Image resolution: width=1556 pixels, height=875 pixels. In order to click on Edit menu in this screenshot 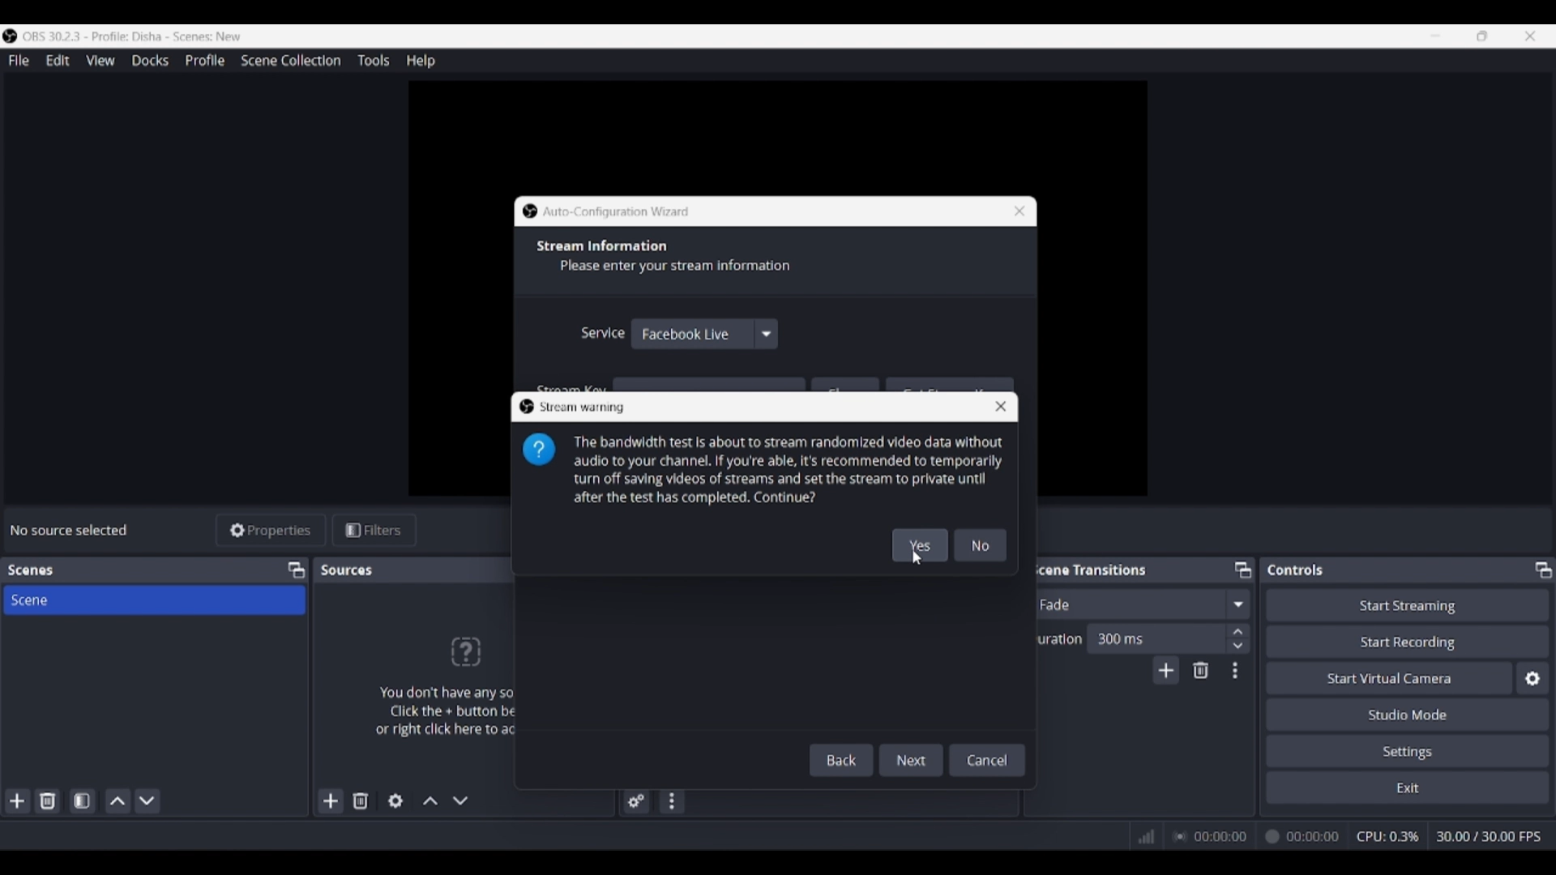, I will do `click(57, 61)`.